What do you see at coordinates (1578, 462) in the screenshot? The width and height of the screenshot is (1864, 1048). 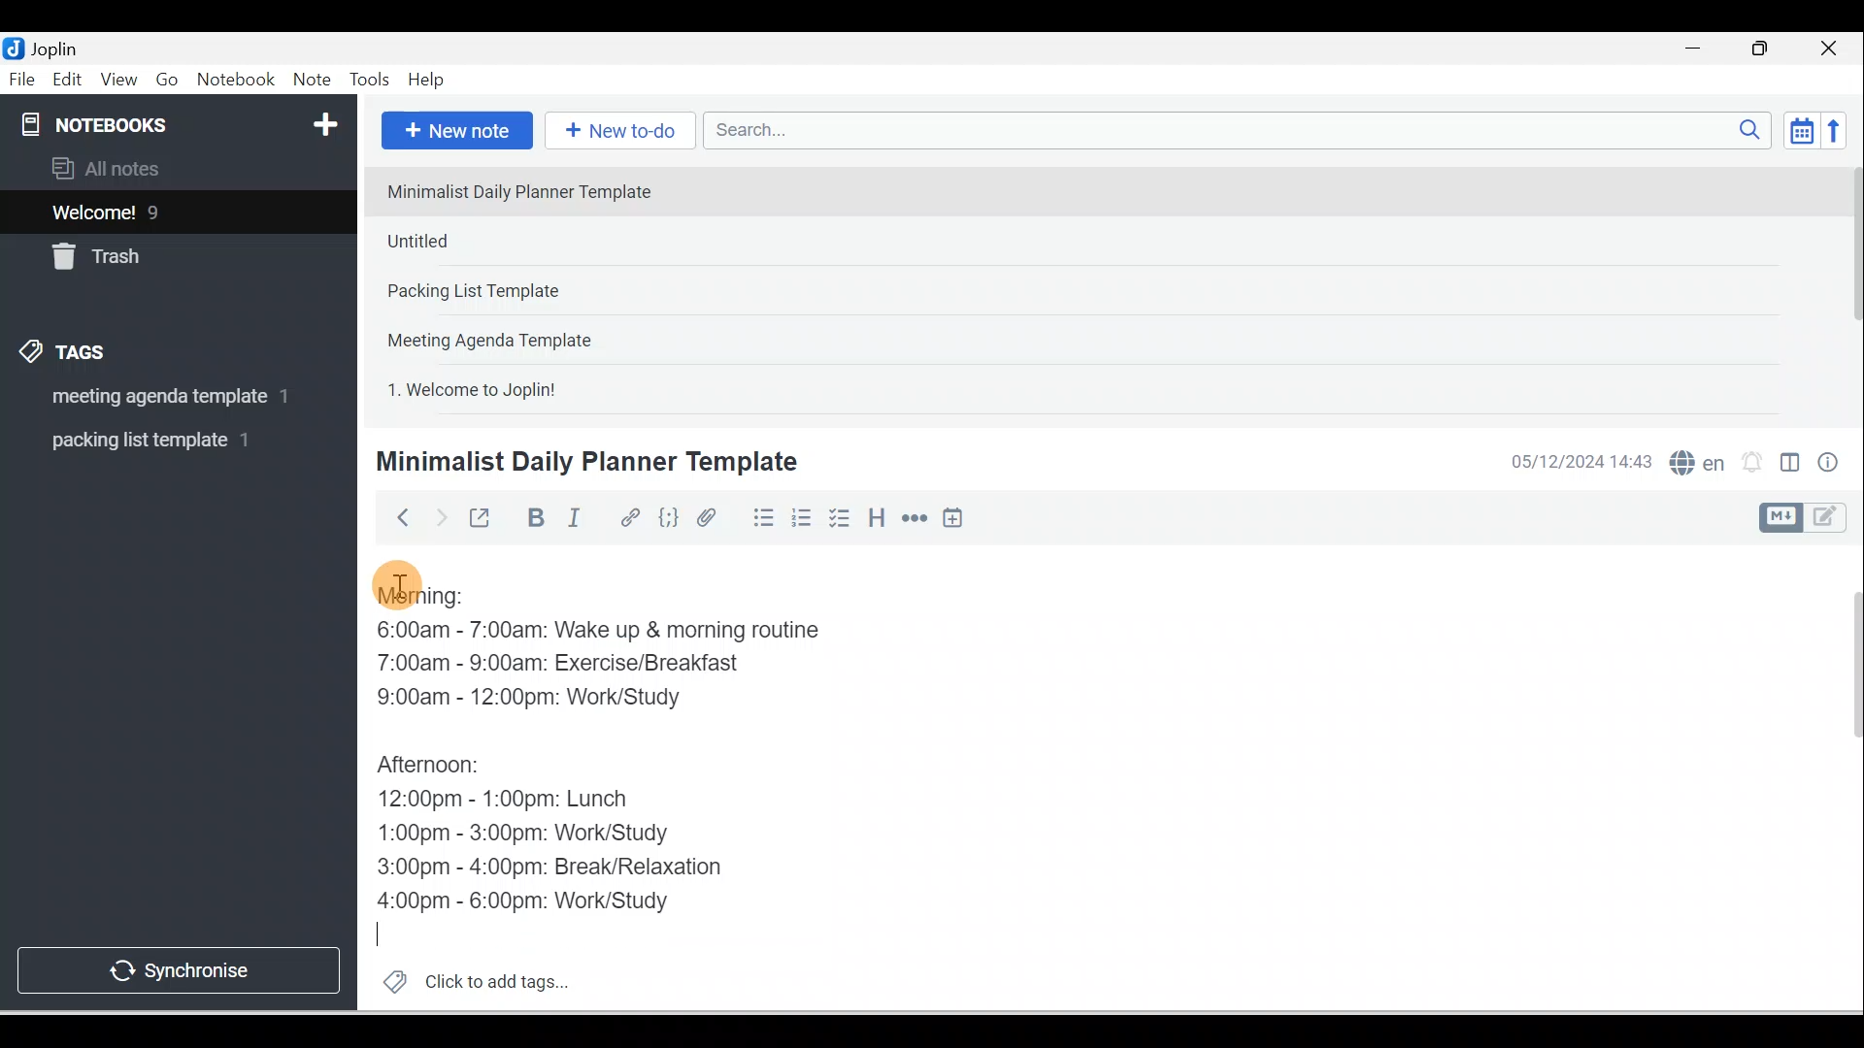 I see `Date & time` at bounding box center [1578, 462].